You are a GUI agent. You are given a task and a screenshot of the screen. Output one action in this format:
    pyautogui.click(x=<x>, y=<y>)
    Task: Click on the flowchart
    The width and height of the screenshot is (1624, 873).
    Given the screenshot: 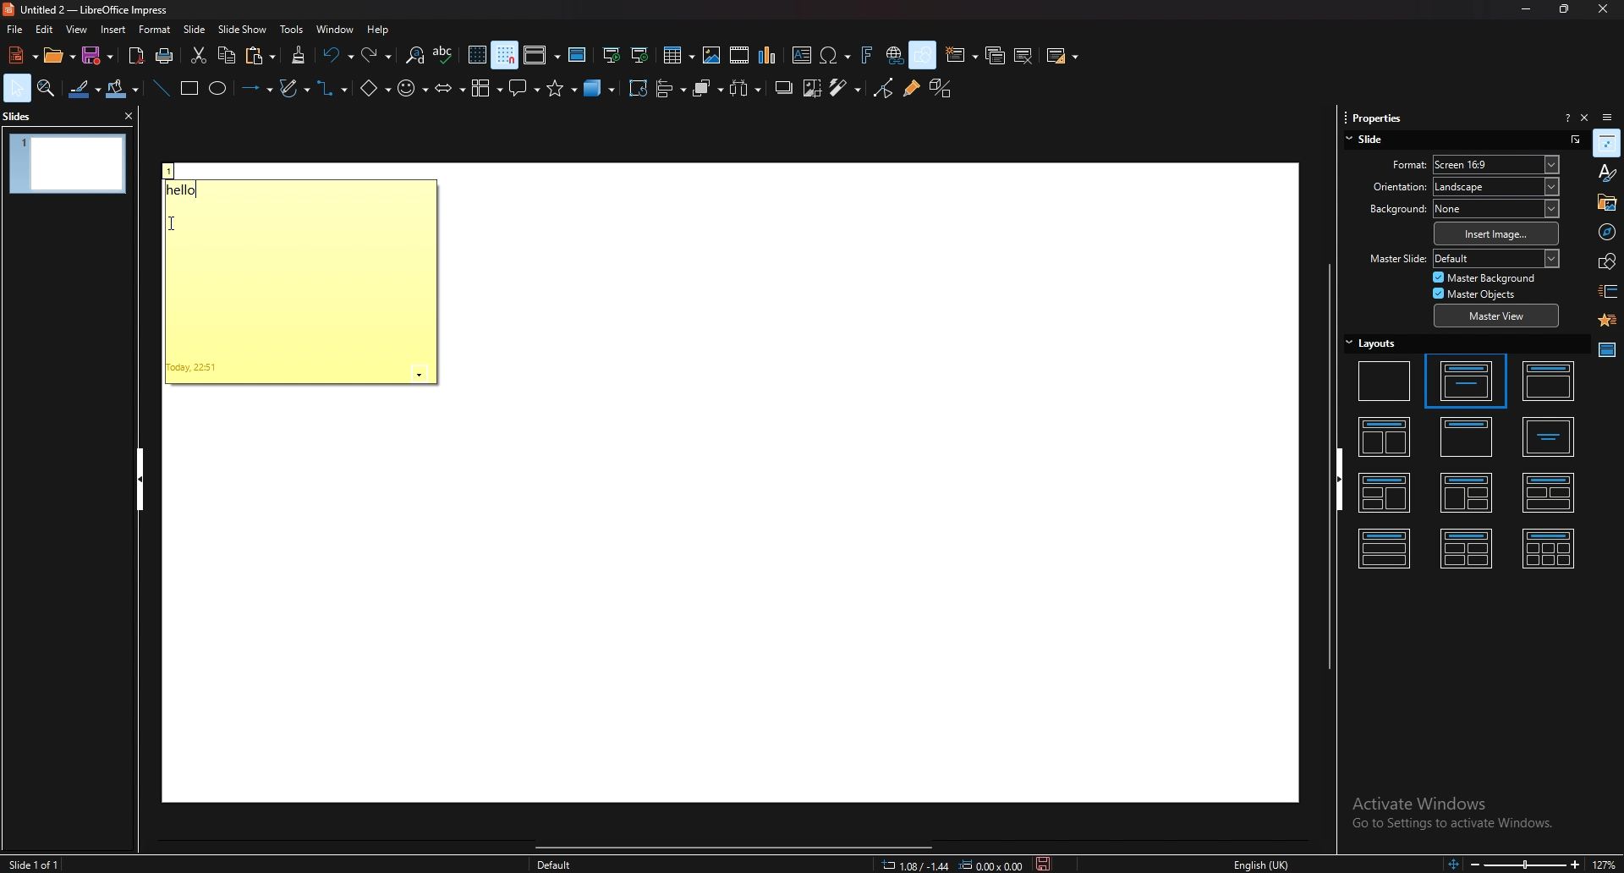 What is the action you would take?
    pyautogui.click(x=487, y=89)
    